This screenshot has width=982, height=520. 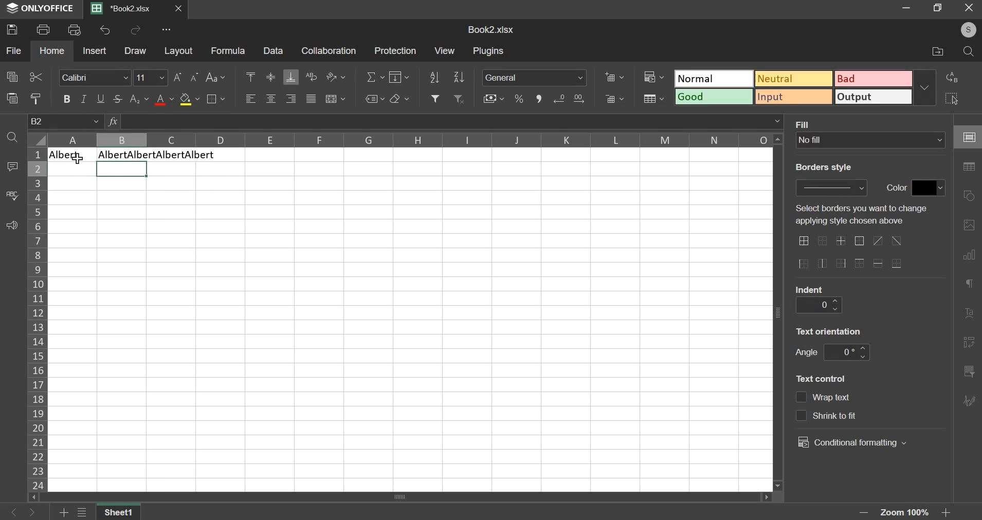 I want to click on feedback, so click(x=11, y=225).